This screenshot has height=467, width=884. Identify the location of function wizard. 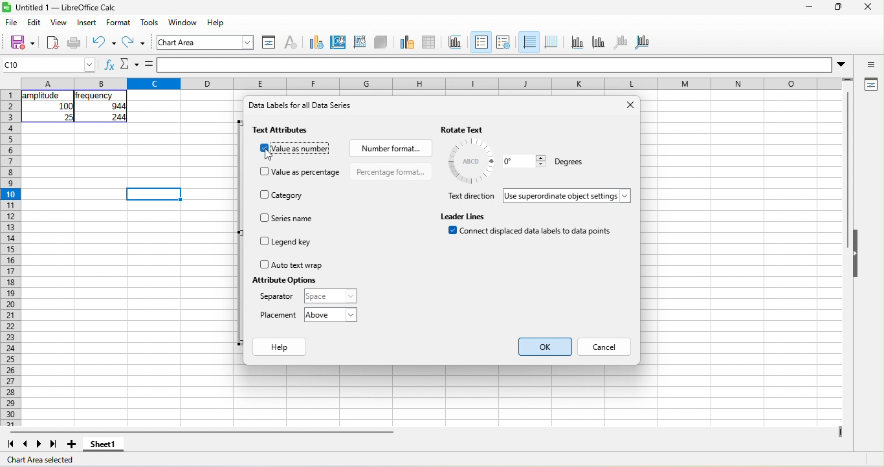
(108, 67).